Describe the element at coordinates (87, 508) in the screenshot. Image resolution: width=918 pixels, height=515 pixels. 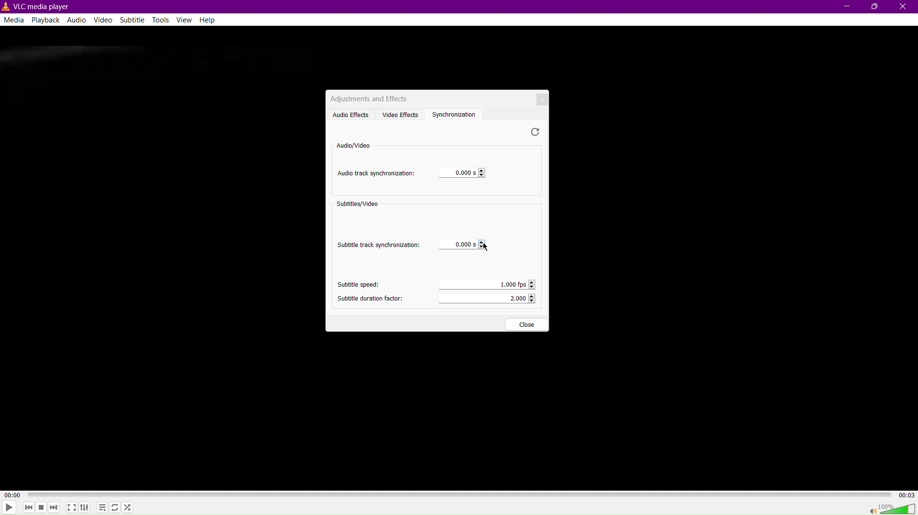
I see `Extended Settings` at that location.